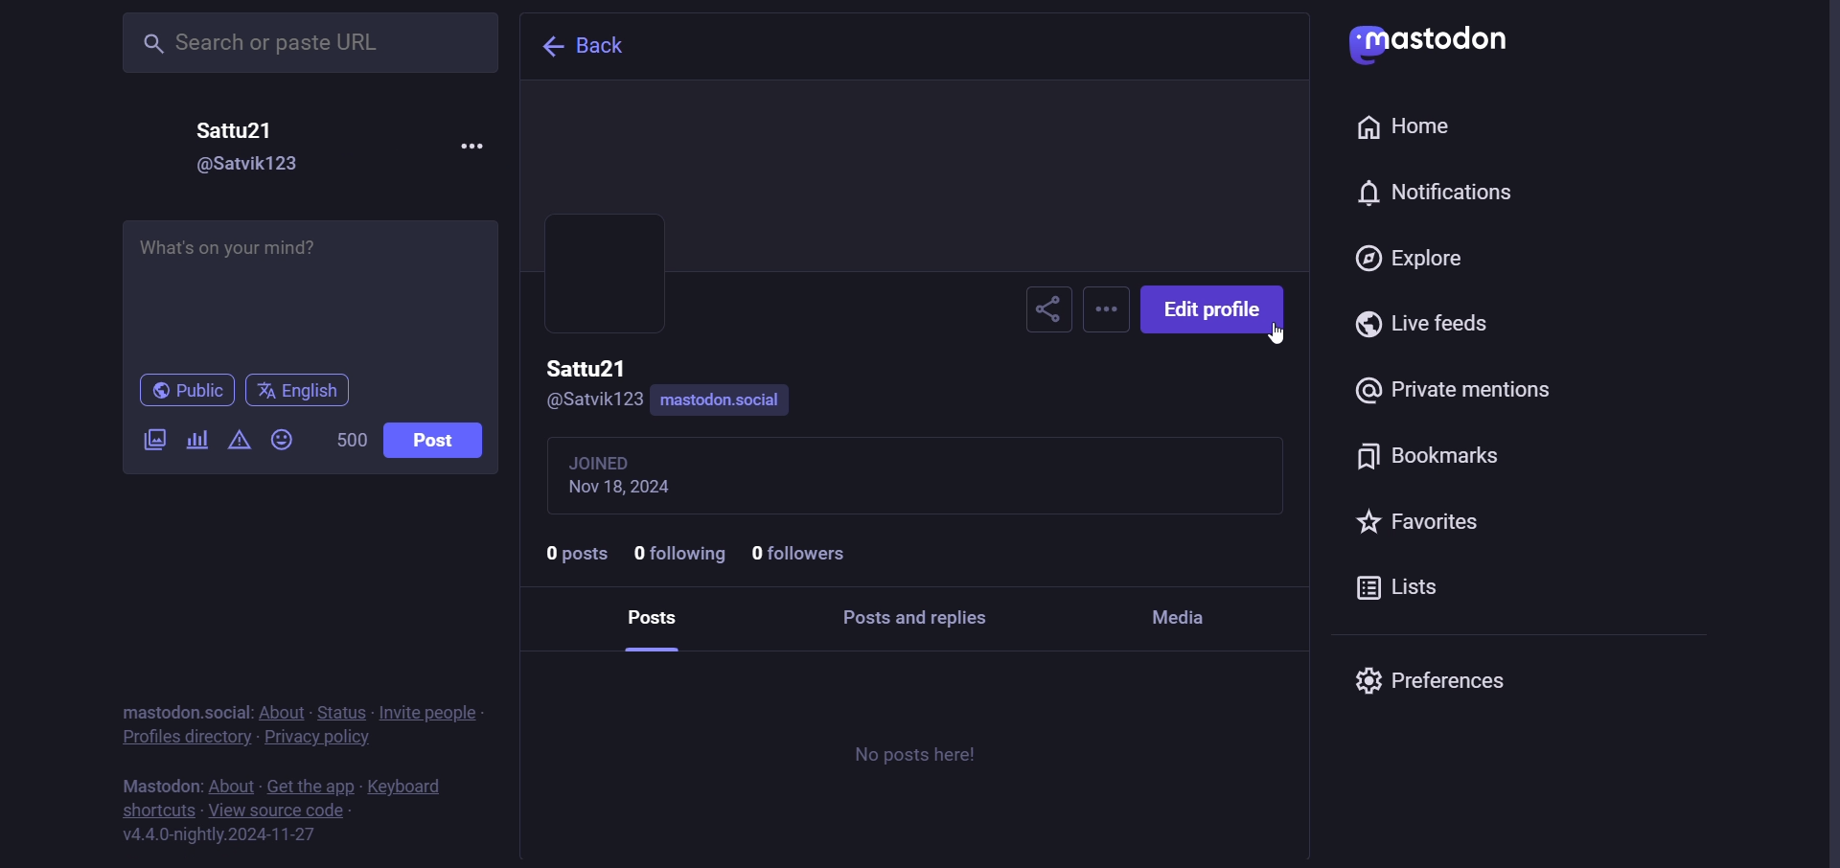  Describe the element at coordinates (651, 614) in the screenshot. I see `posts` at that location.